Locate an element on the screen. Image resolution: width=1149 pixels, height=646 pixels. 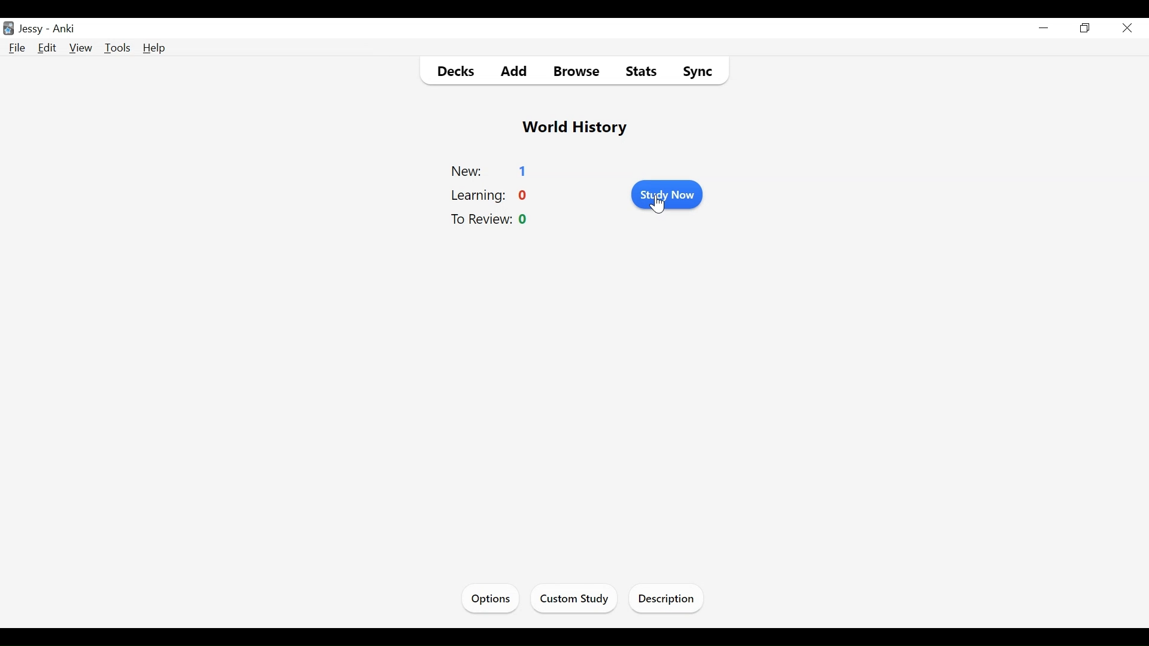
Restore is located at coordinates (1086, 29).